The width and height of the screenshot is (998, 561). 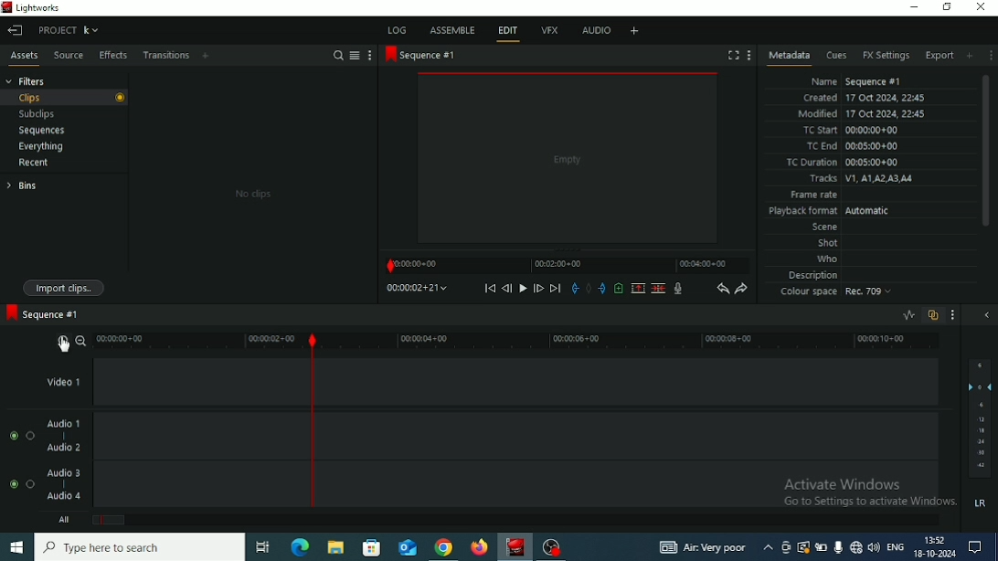 I want to click on Air quality, so click(x=703, y=548).